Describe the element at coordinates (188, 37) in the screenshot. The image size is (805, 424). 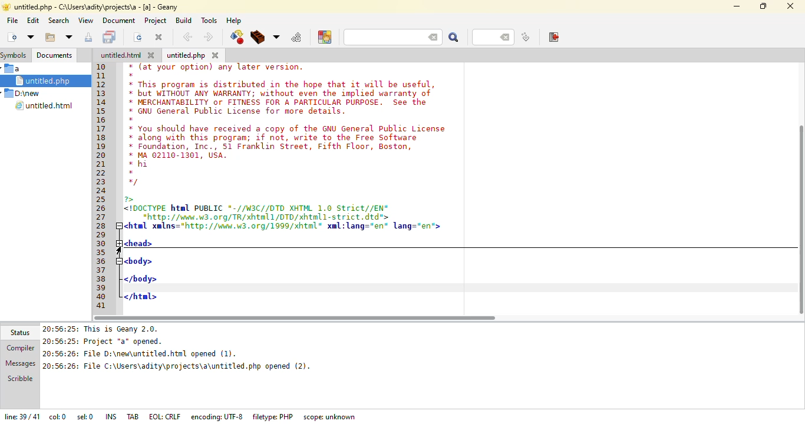
I see `back` at that location.